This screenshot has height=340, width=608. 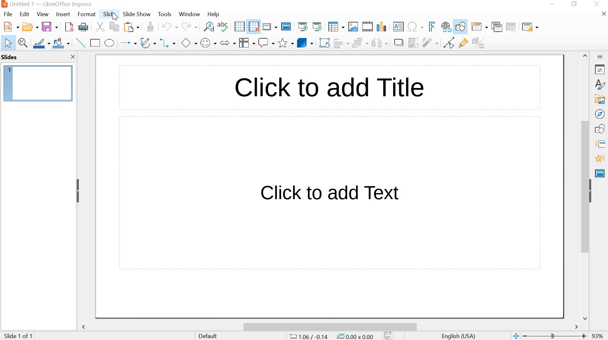 I want to click on Toggle Extrusion, so click(x=480, y=42).